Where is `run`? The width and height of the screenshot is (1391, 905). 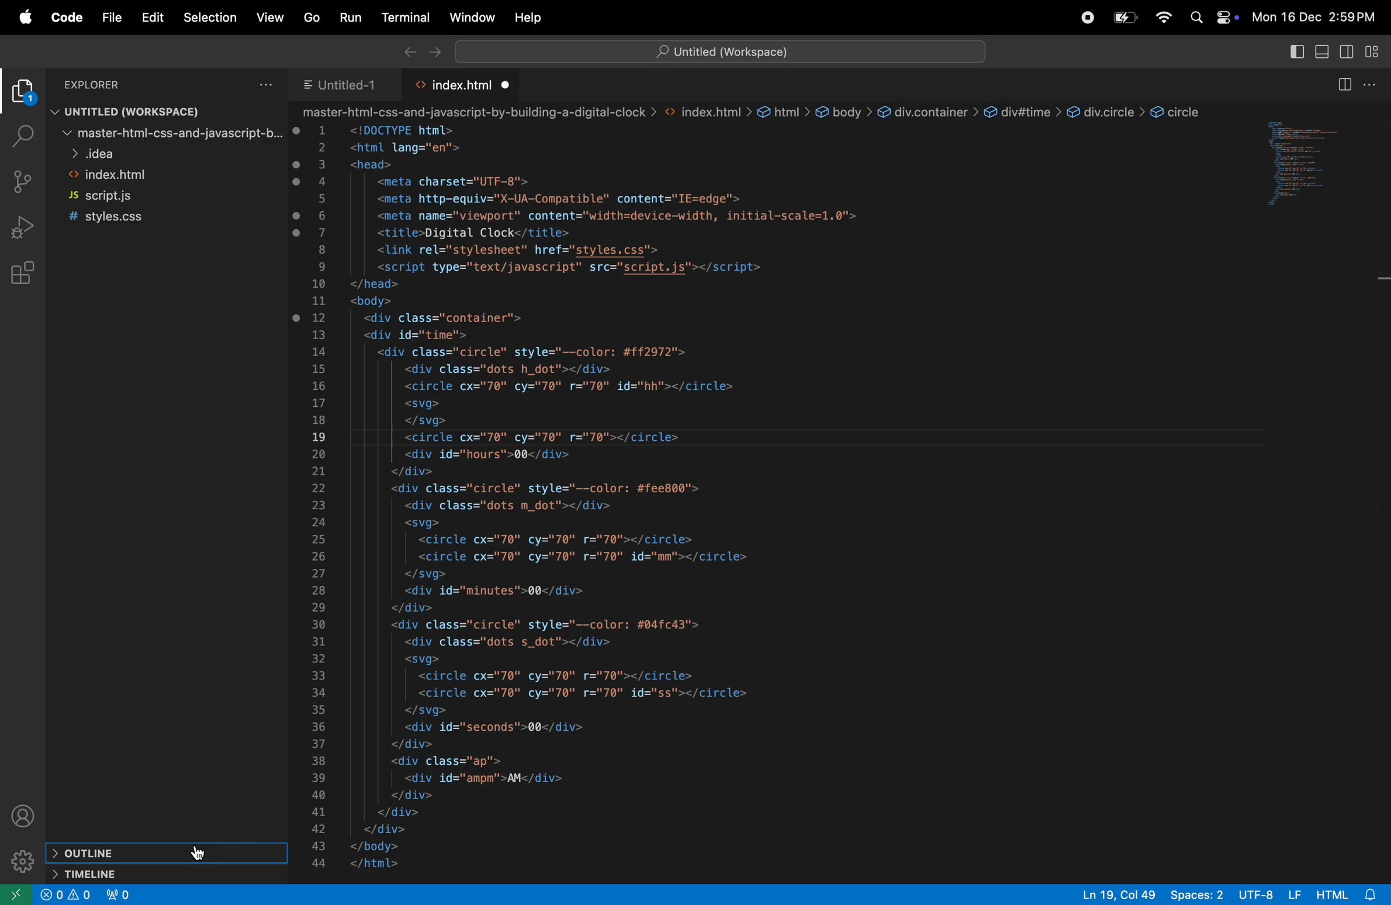 run is located at coordinates (347, 16).